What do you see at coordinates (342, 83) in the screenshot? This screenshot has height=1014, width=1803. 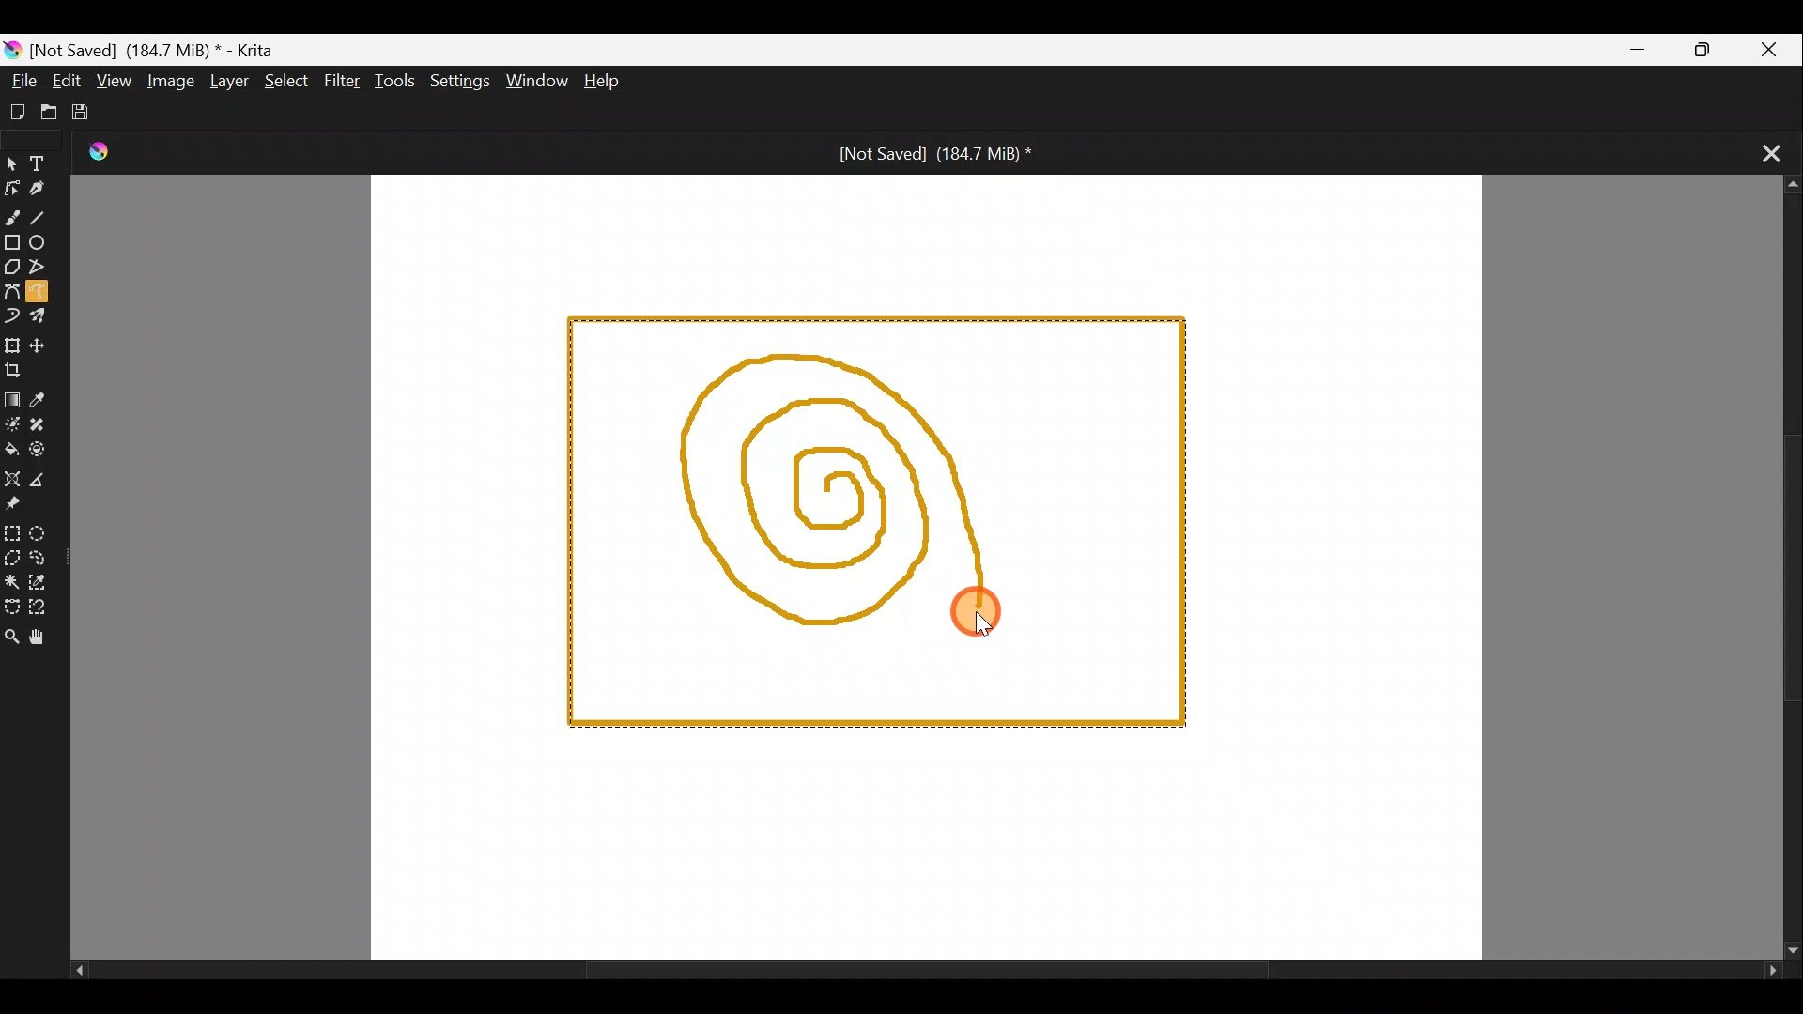 I see `Filter` at bounding box center [342, 83].